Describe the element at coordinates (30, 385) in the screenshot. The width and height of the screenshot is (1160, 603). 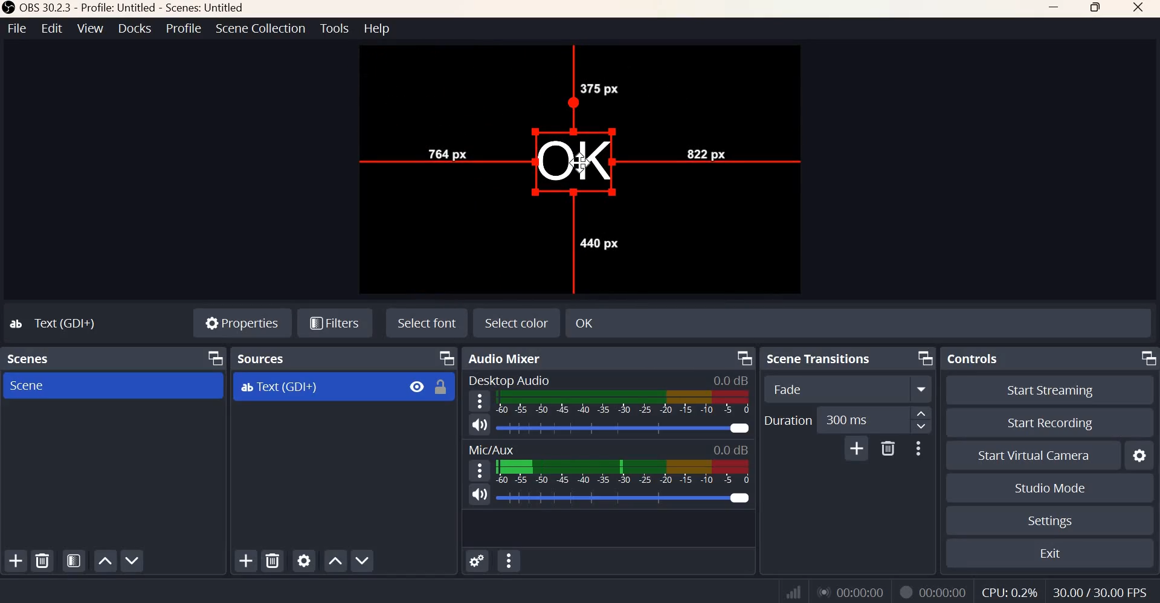
I see `Scene` at that location.